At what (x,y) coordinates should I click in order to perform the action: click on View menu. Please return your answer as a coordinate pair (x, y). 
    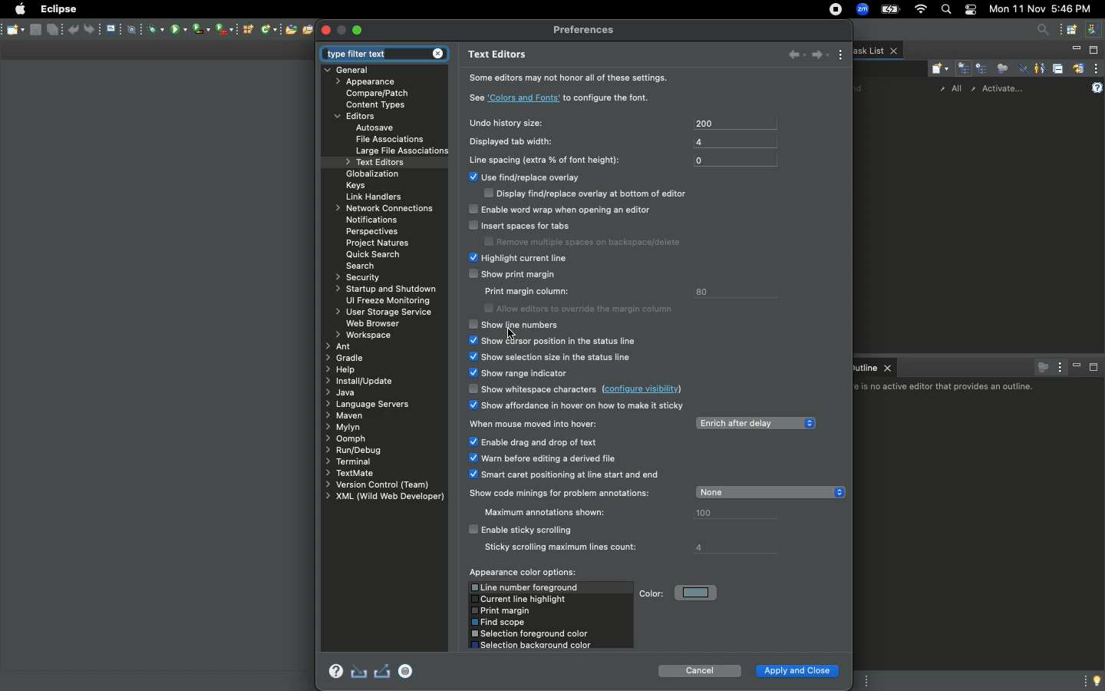
    Looking at the image, I should click on (1059, 367).